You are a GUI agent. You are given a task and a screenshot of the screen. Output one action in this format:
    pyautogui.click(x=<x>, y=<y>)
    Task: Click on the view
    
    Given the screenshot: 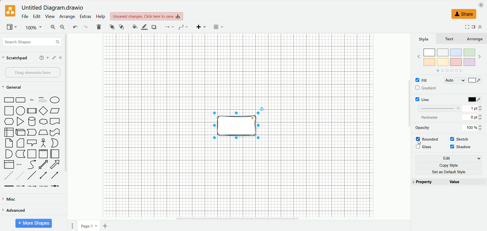 What is the action you would take?
    pyautogui.click(x=49, y=16)
    